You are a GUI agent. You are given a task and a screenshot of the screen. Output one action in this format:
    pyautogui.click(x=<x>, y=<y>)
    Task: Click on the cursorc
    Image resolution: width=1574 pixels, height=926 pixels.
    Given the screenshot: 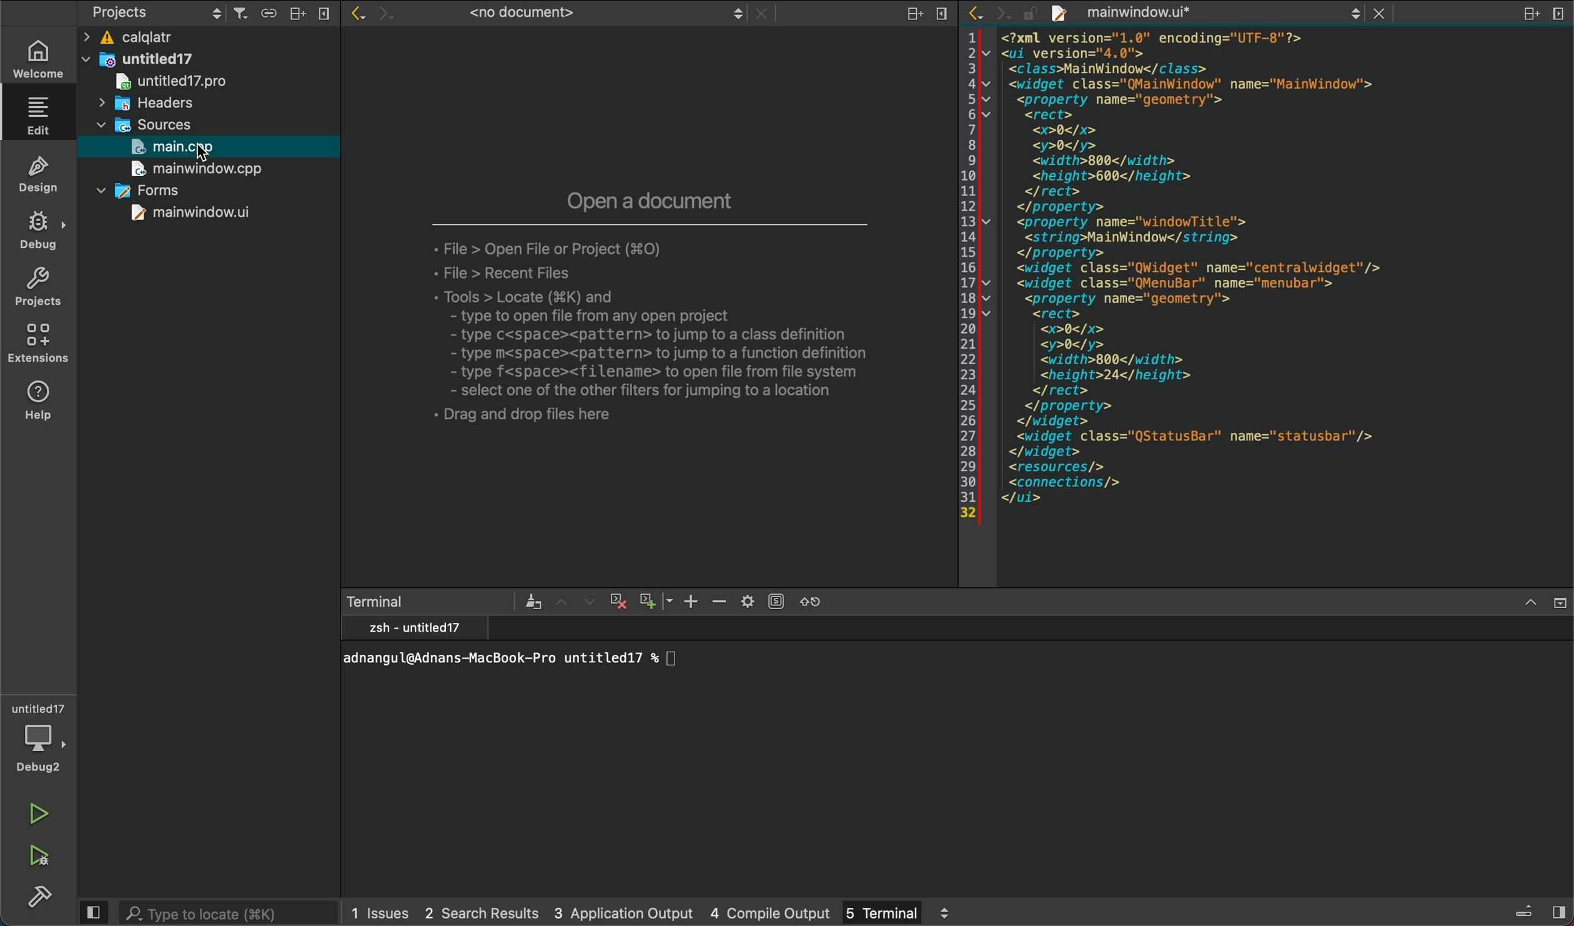 What is the action you would take?
    pyautogui.click(x=201, y=158)
    